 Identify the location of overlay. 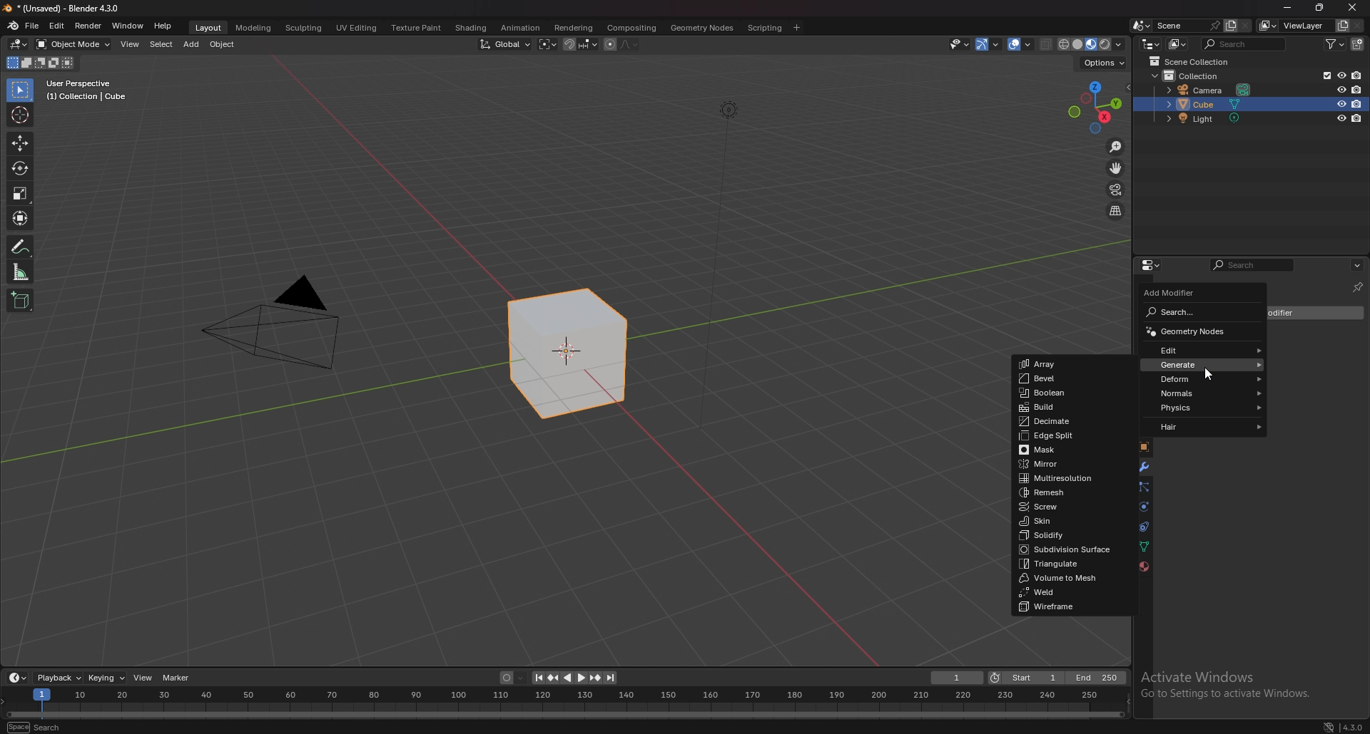
(1023, 44).